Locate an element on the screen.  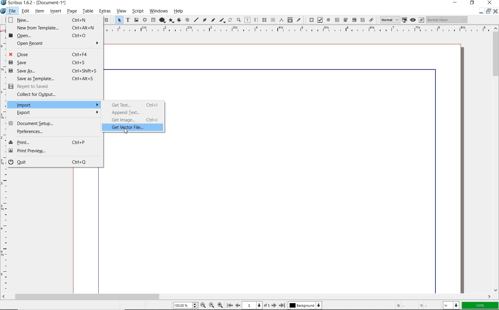
scrollbar is located at coordinates (496, 159).